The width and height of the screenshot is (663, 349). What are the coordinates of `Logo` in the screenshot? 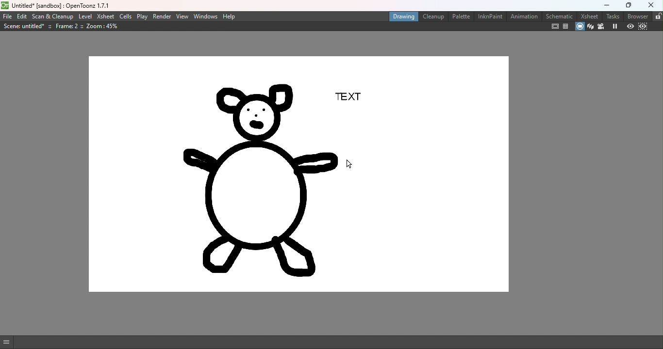 It's located at (7, 5).